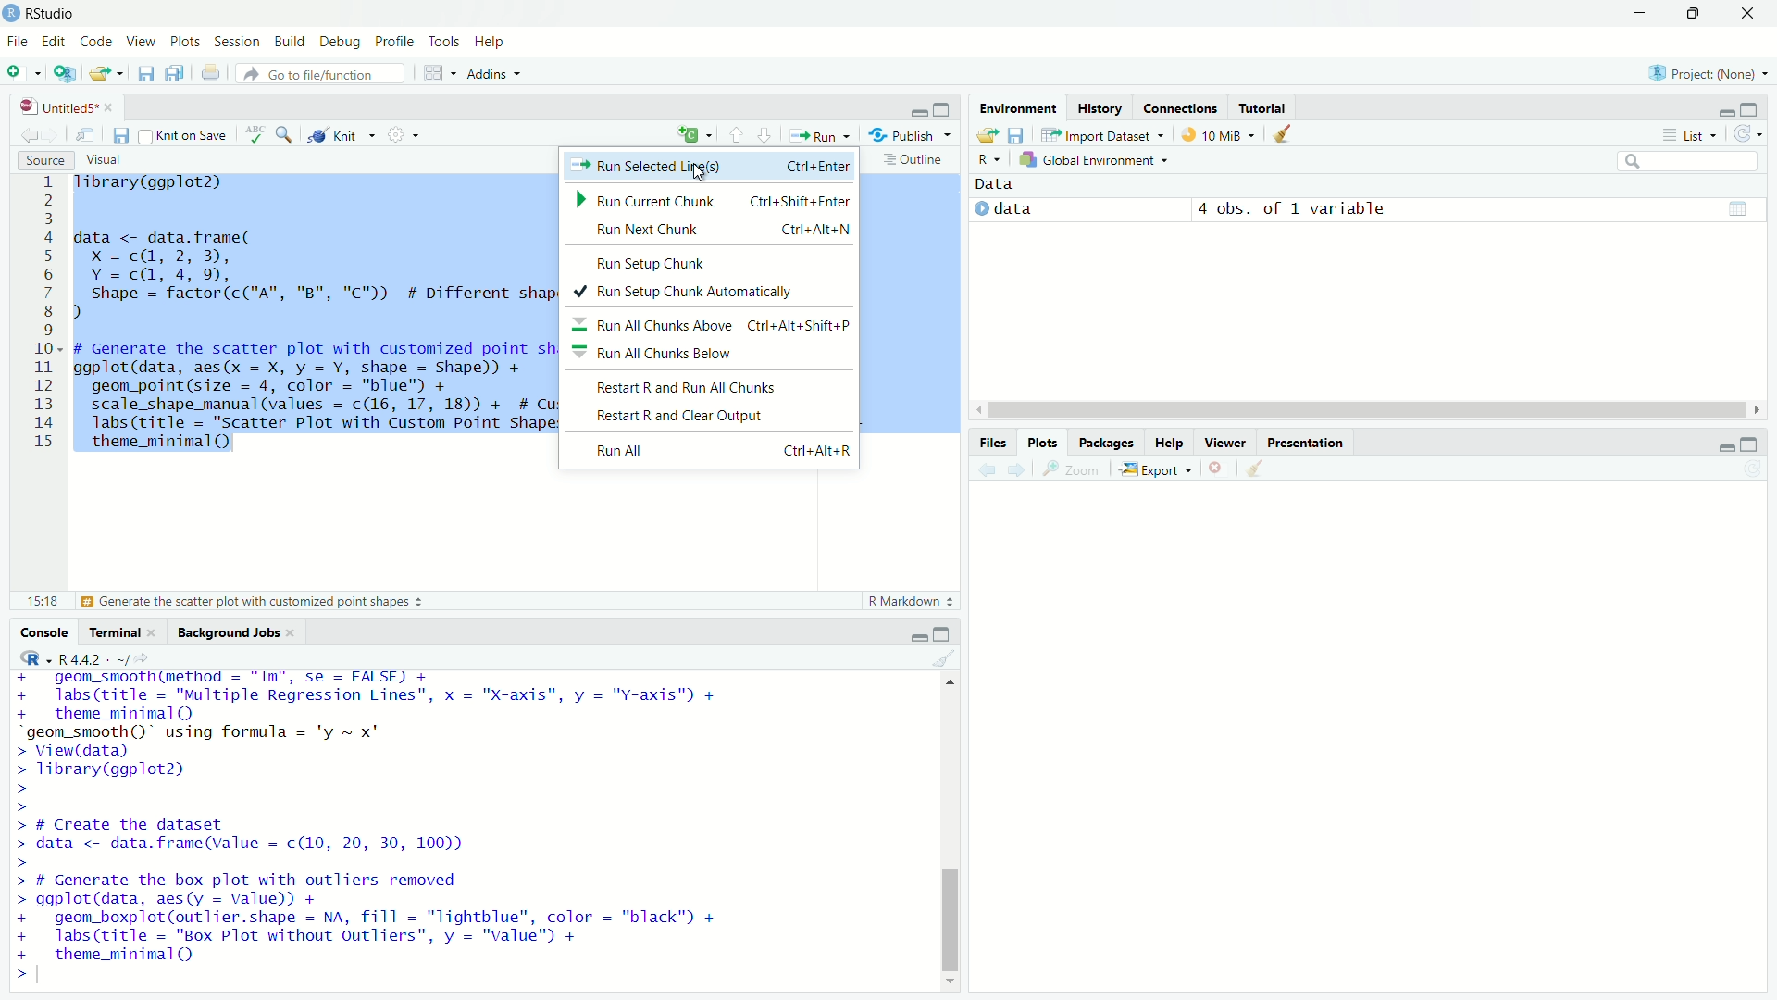 Image resolution: width=1777 pixels, height=1000 pixels. Describe the element at coordinates (103, 160) in the screenshot. I see `Visual` at that location.